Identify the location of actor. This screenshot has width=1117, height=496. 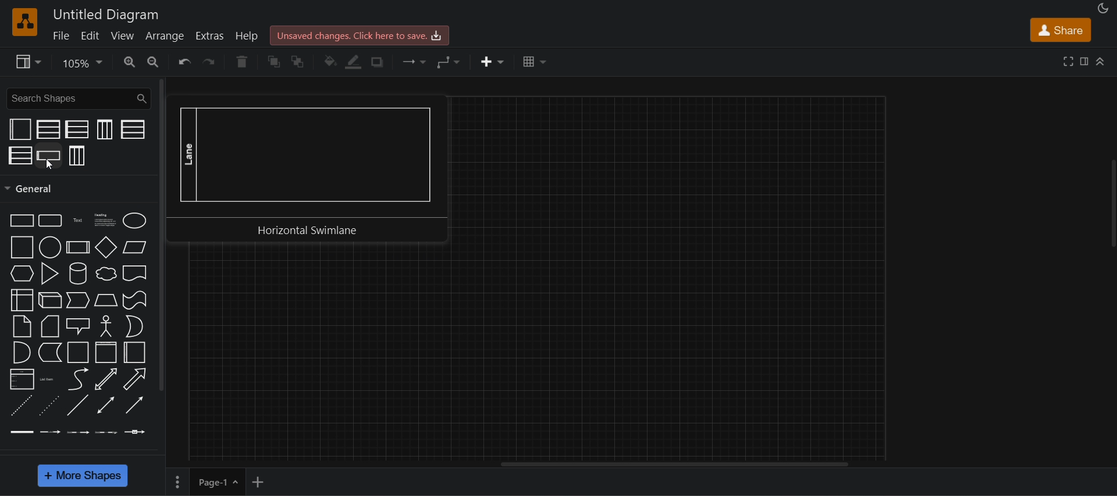
(105, 326).